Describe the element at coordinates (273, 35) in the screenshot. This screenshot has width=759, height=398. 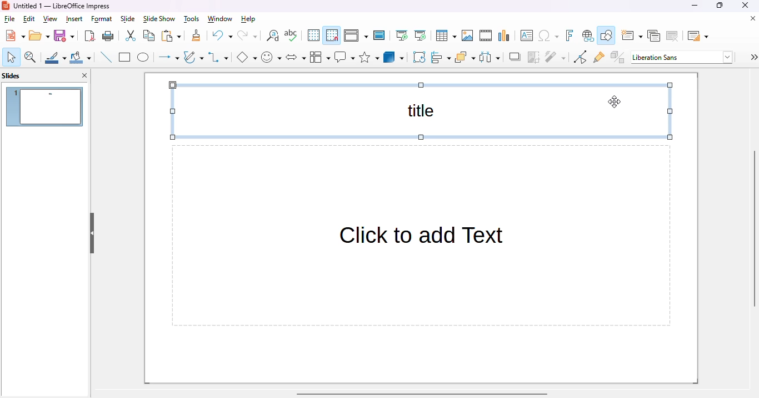
I see `find and replace` at that location.